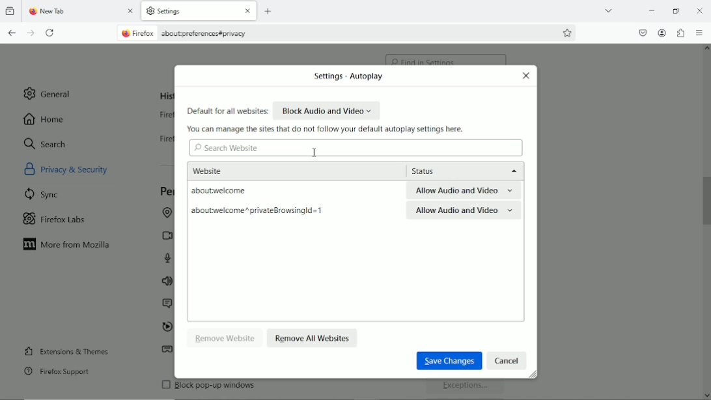 The width and height of the screenshot is (711, 400). Describe the element at coordinates (680, 33) in the screenshot. I see `extensions` at that location.